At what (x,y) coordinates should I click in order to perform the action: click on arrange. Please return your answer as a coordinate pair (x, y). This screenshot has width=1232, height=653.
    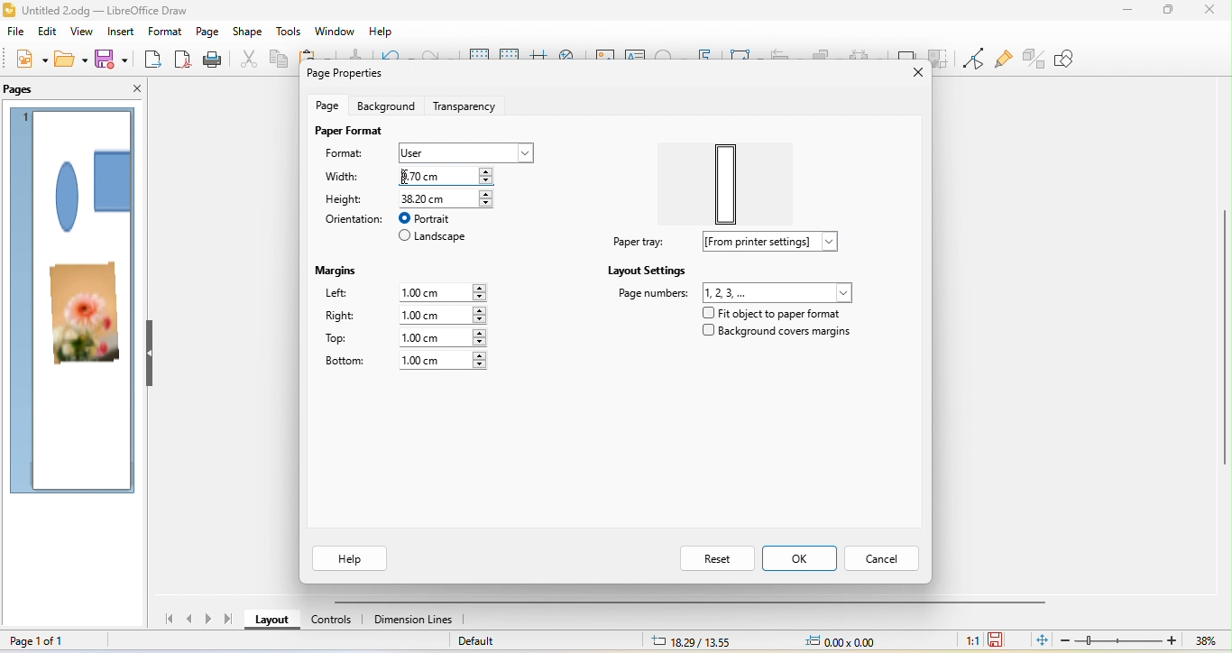
    Looking at the image, I should click on (831, 51).